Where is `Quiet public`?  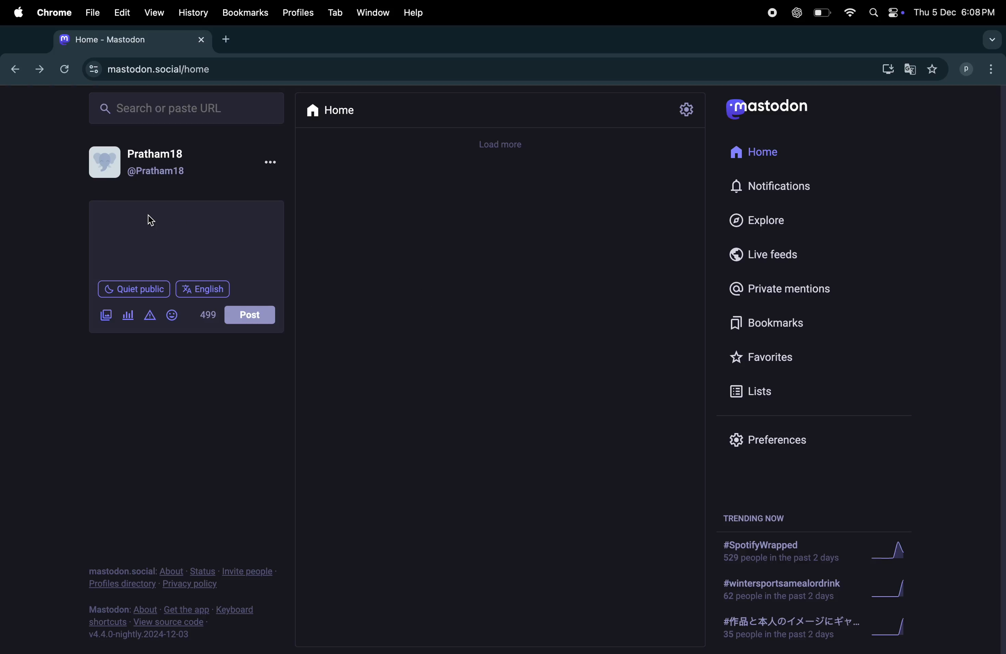
Quiet public is located at coordinates (133, 289).